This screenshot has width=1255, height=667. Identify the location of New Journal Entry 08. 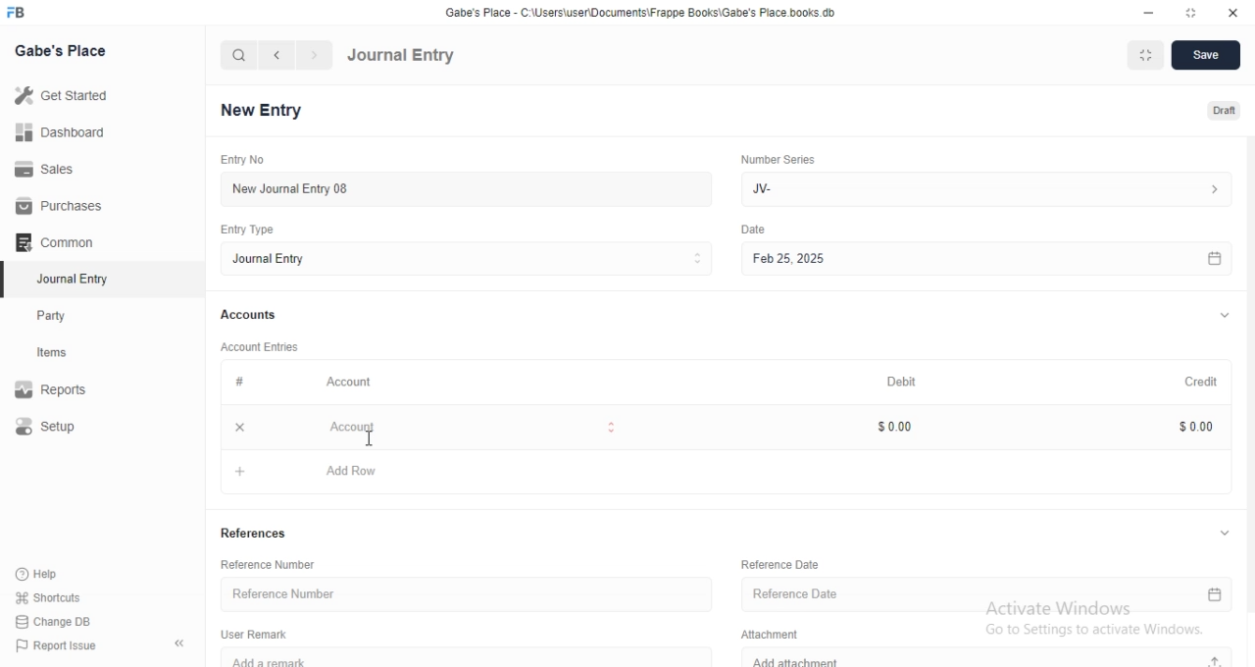
(461, 188).